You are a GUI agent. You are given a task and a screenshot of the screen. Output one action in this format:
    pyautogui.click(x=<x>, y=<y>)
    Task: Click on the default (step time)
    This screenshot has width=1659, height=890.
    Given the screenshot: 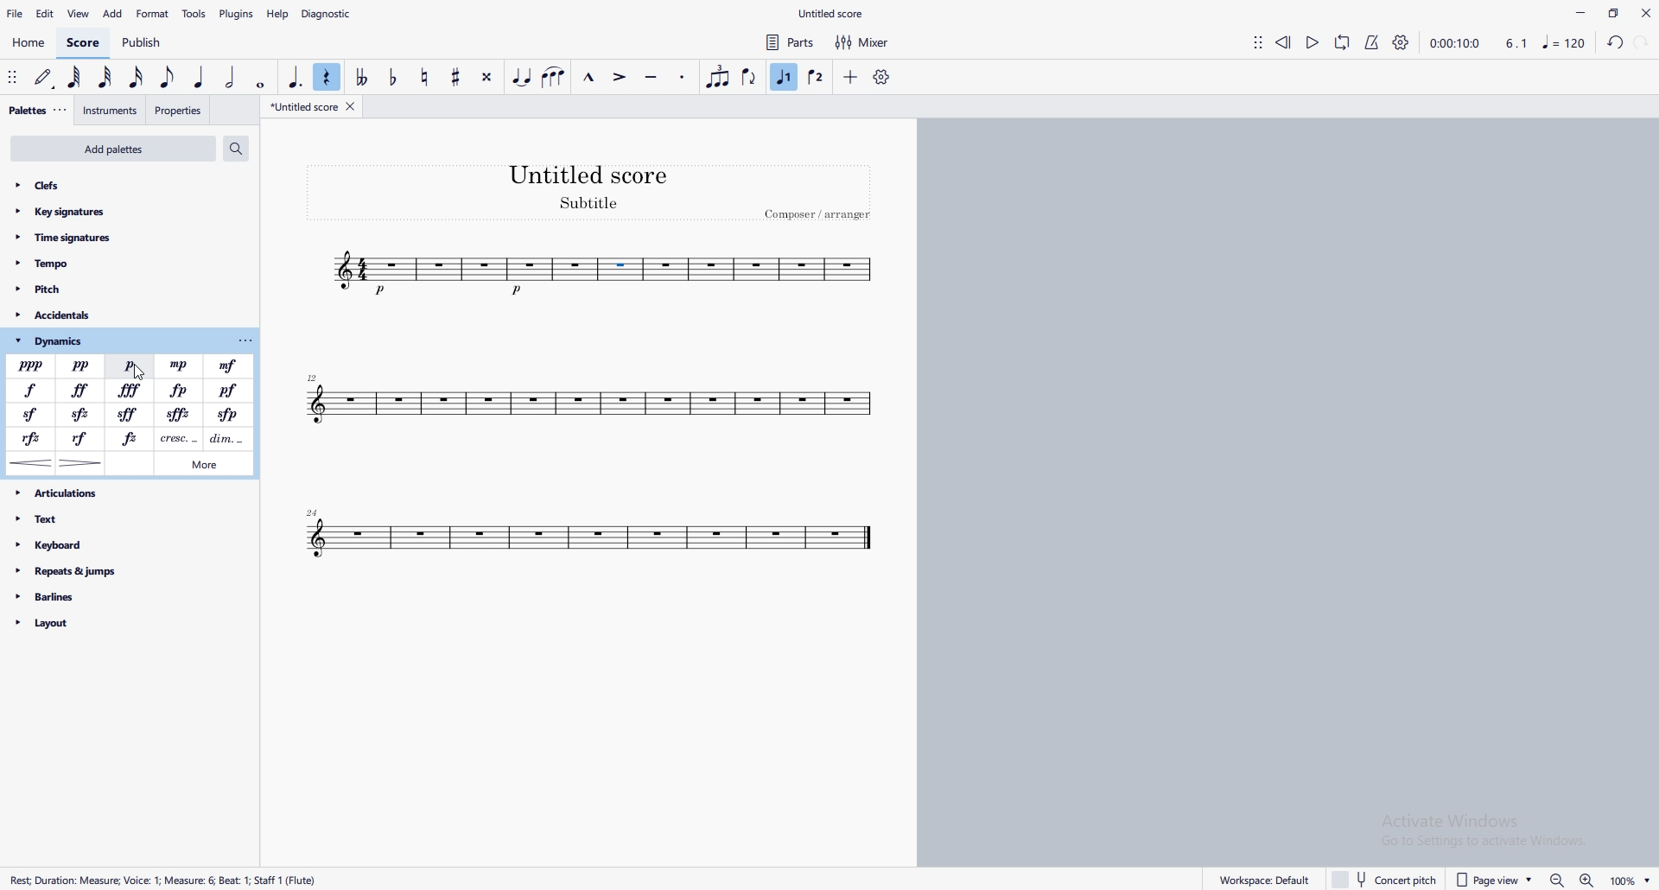 What is the action you would take?
    pyautogui.click(x=45, y=79)
    